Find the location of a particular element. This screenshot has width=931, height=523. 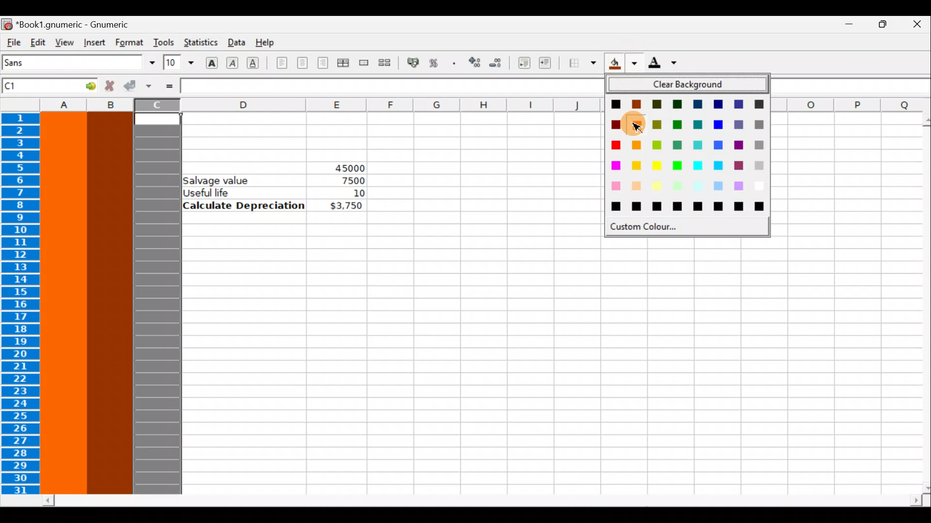

Font name - Sans is located at coordinates (77, 63).